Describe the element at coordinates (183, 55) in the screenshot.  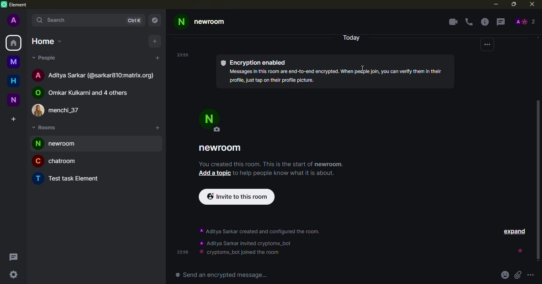
I see `time` at that location.